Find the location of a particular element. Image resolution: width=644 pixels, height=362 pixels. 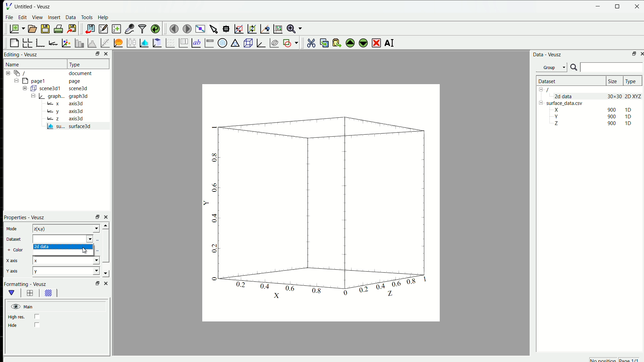

delete is located at coordinates (376, 43).